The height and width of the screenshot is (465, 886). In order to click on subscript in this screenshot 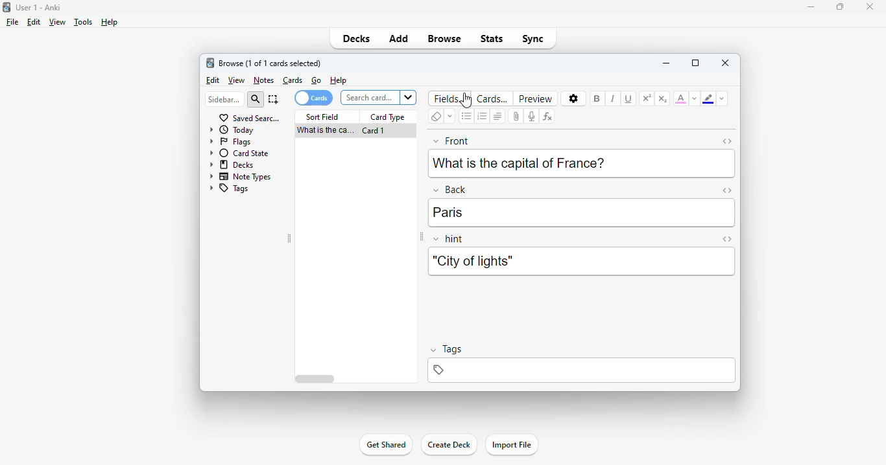, I will do `click(662, 98)`.